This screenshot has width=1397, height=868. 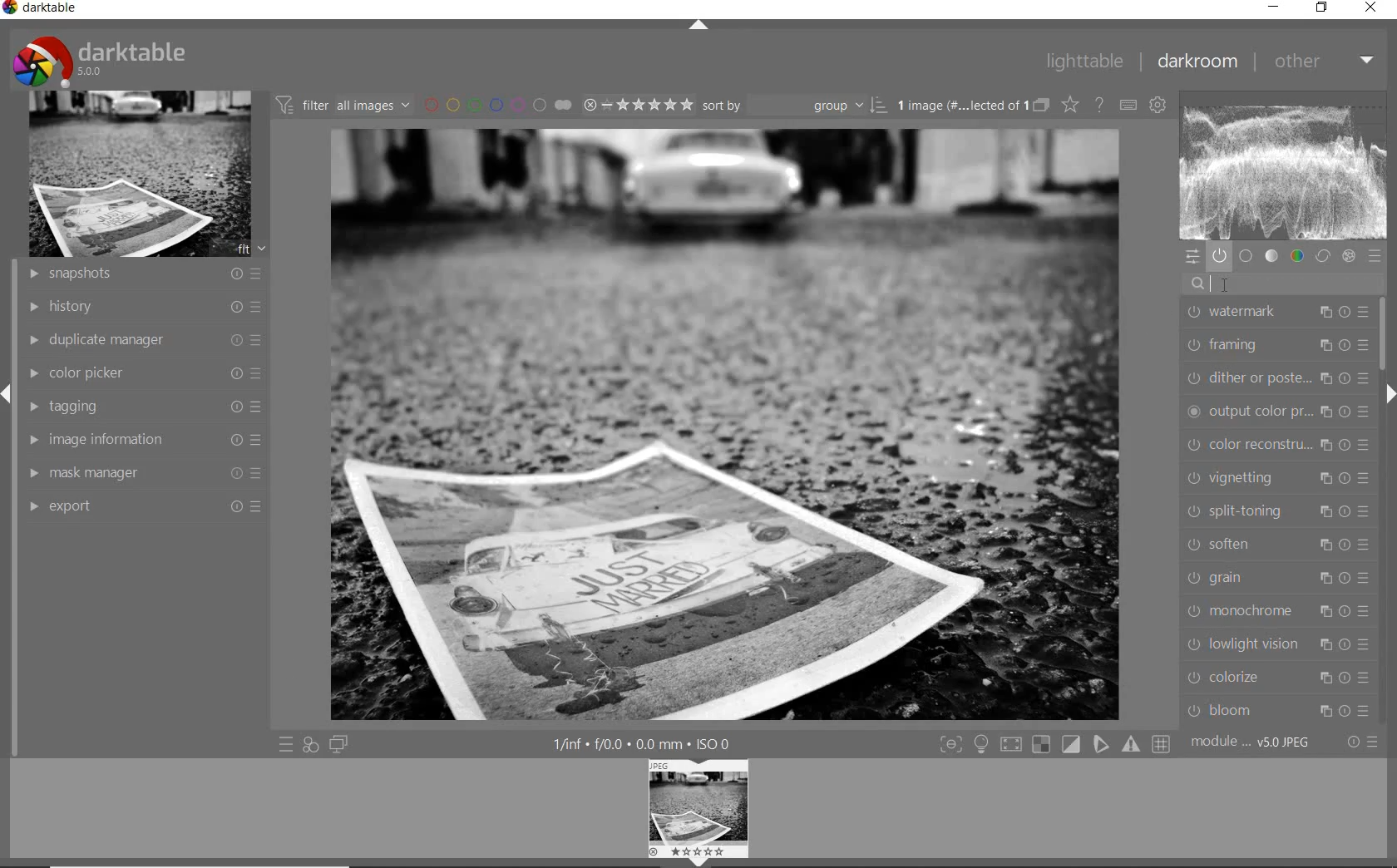 I want to click on mask manager, so click(x=146, y=471).